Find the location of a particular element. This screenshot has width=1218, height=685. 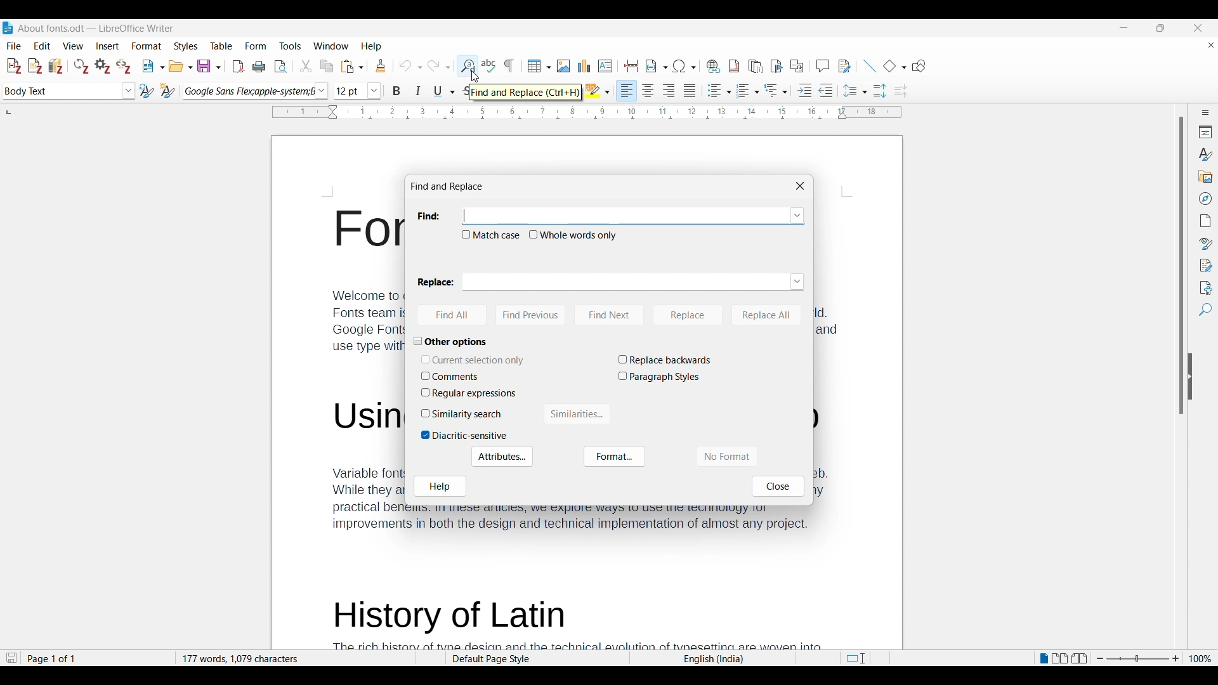

Current page w.r.t. total number of pages is located at coordinates (96, 659).